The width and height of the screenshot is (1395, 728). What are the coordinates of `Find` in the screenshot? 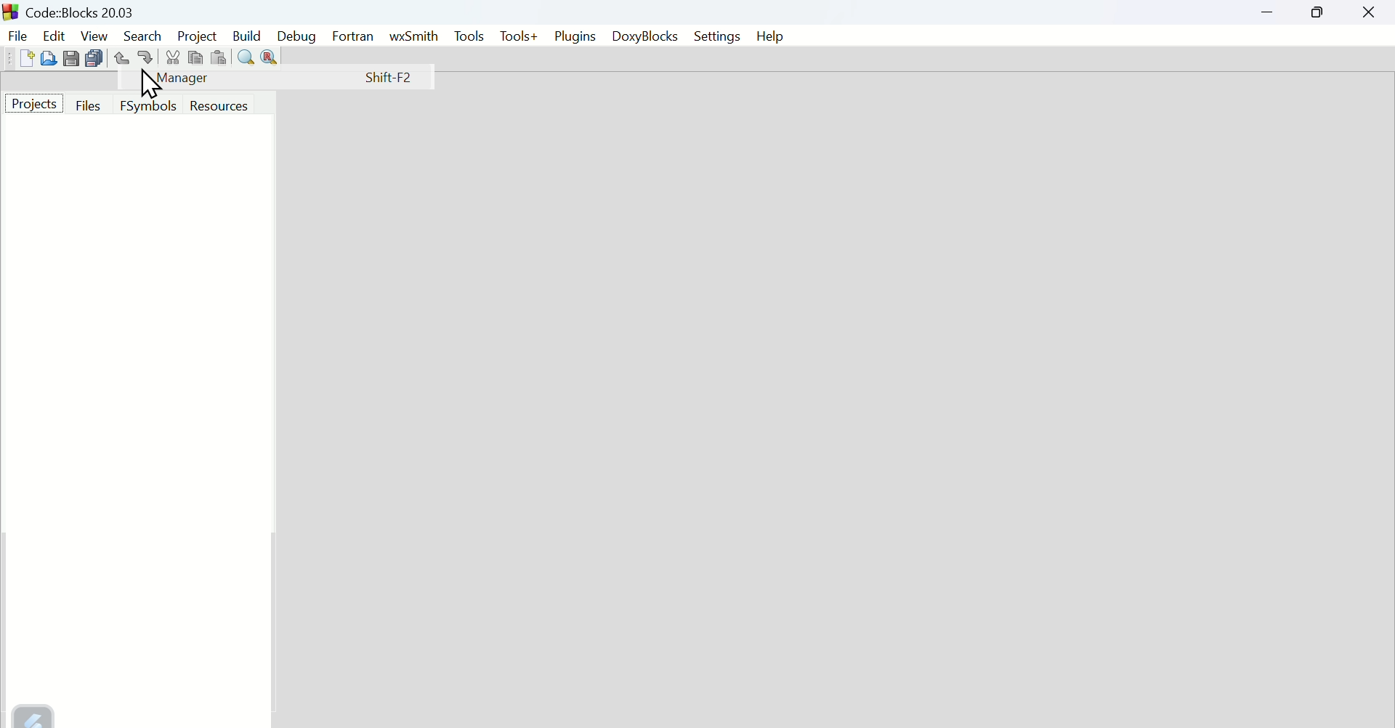 It's located at (245, 57).